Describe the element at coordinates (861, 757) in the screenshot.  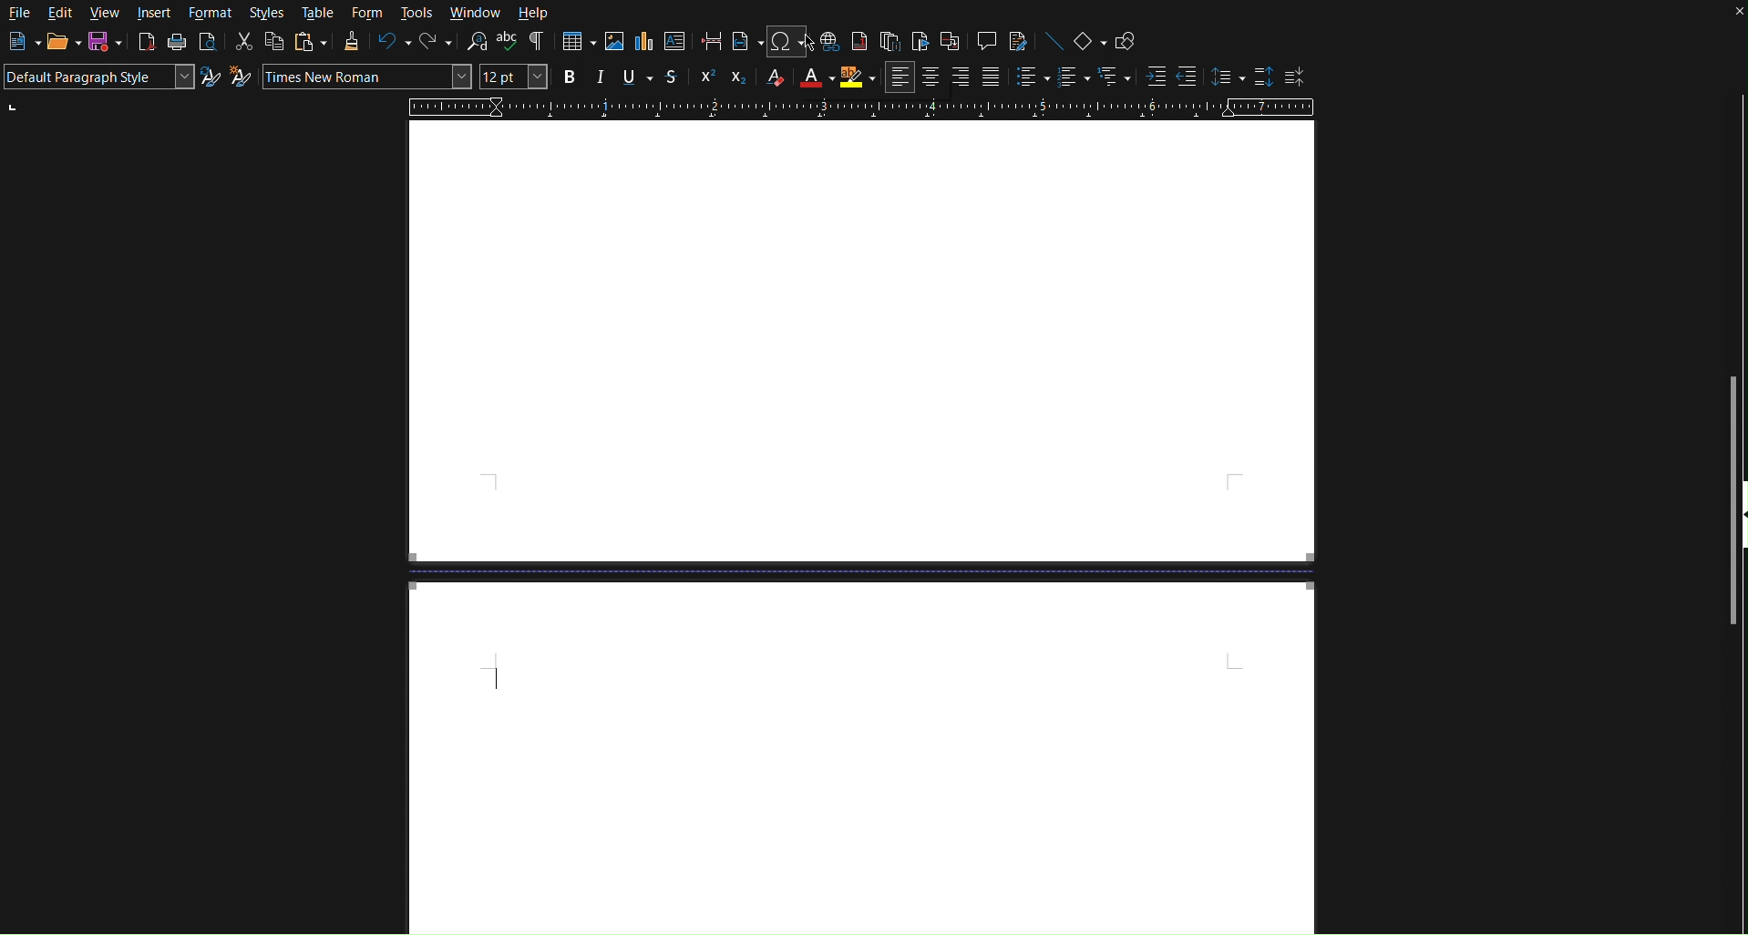
I see `Page 2` at that location.